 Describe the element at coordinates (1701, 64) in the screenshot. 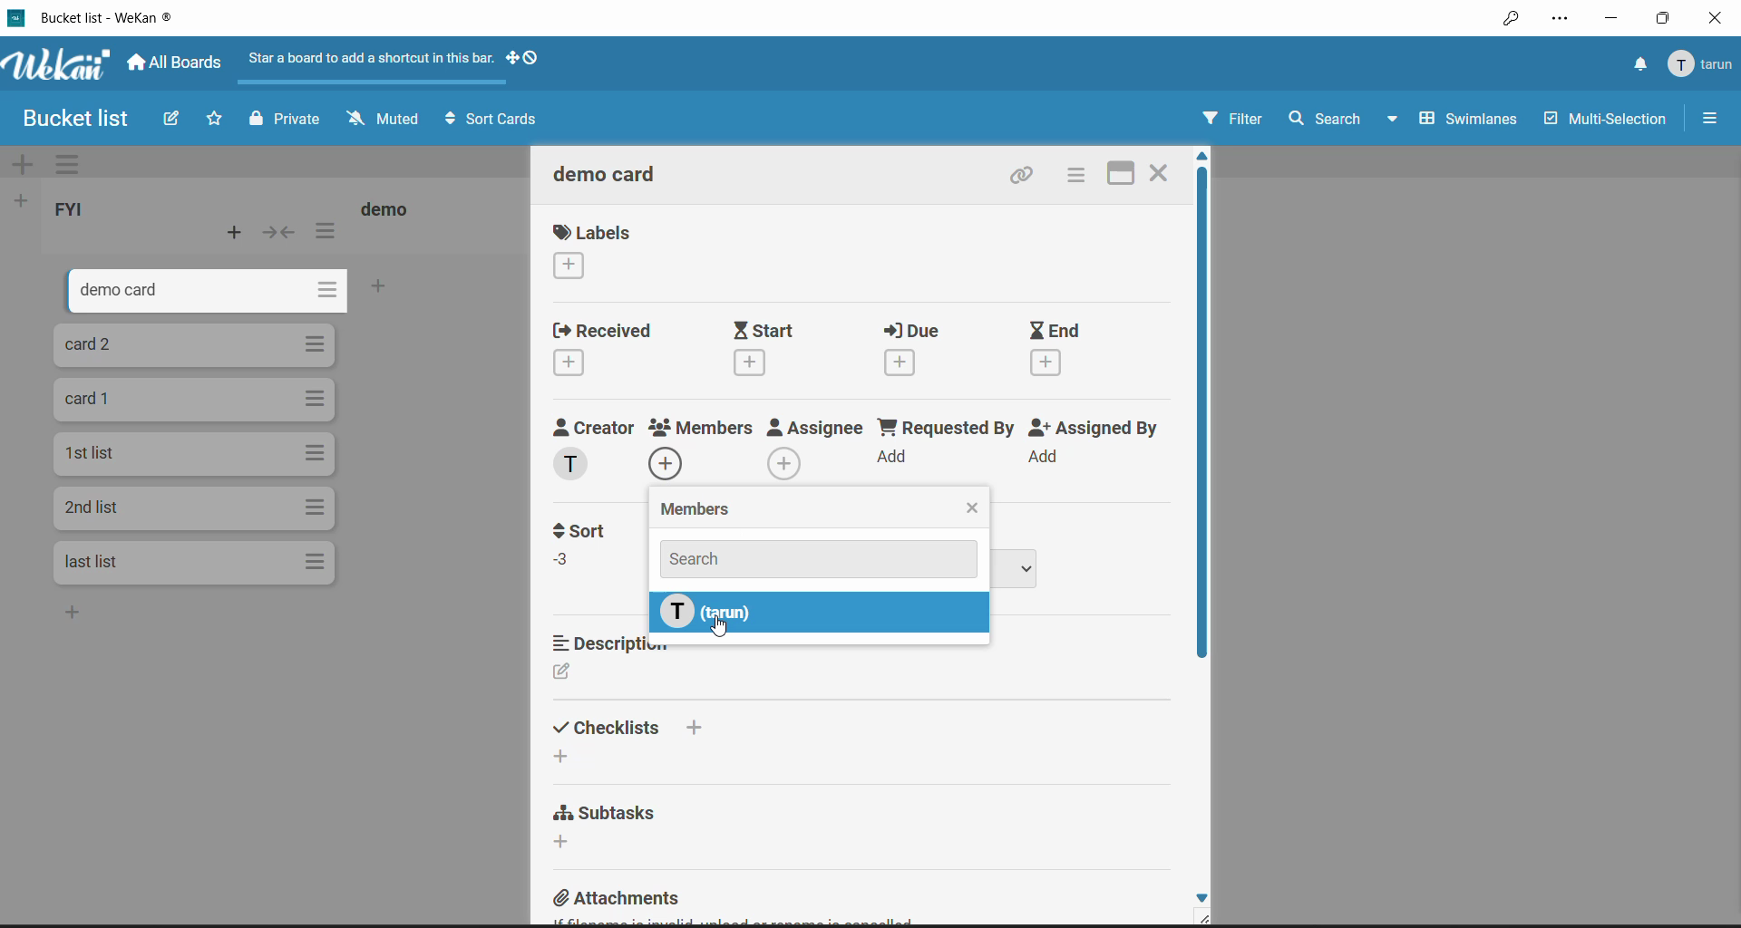

I see `member menu popup title` at that location.